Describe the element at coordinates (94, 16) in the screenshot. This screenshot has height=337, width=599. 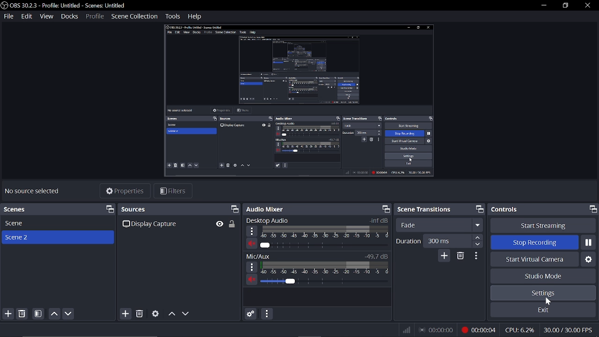
I see `profile` at that location.